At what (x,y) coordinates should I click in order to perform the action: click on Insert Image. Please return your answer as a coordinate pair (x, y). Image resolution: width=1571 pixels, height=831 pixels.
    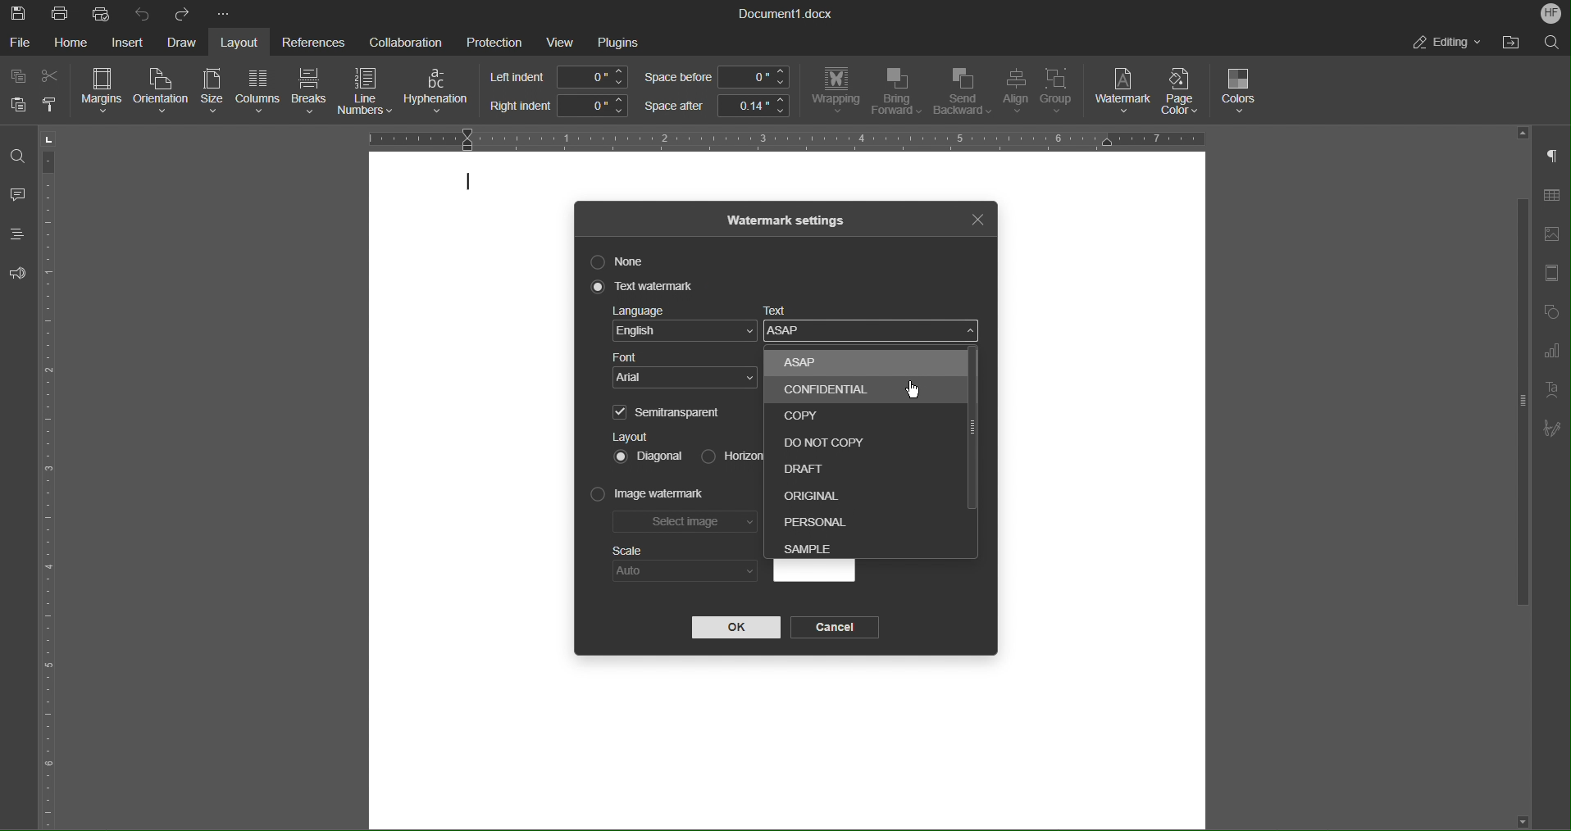
    Looking at the image, I should click on (1551, 234).